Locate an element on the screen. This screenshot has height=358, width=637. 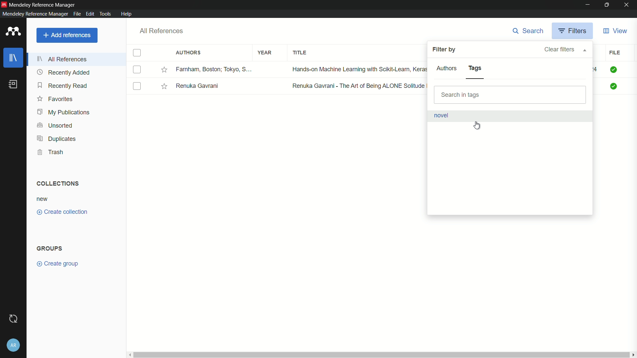
search in tags is located at coordinates (510, 95).